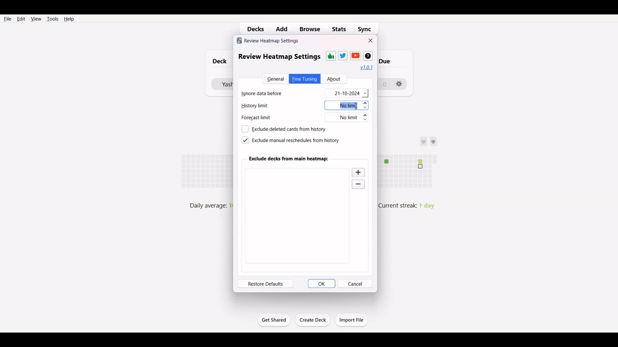 The image size is (618, 347). I want to click on Sync, so click(368, 28).